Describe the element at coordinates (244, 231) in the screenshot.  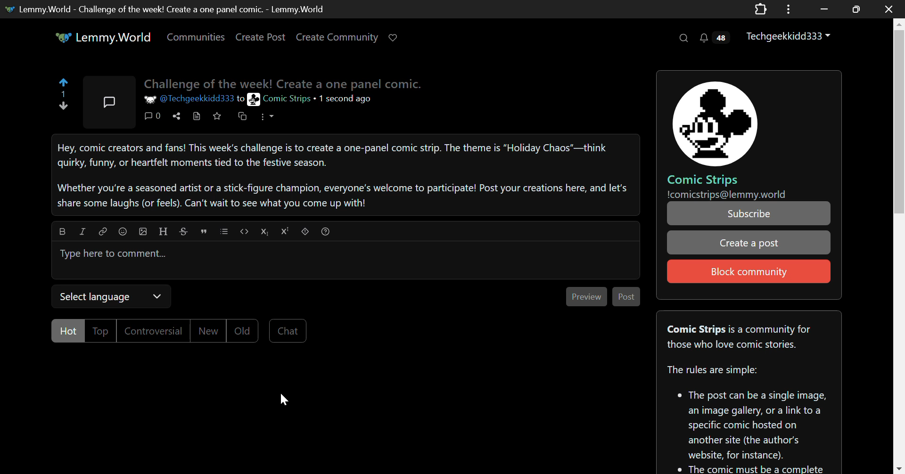
I see `Code` at that location.